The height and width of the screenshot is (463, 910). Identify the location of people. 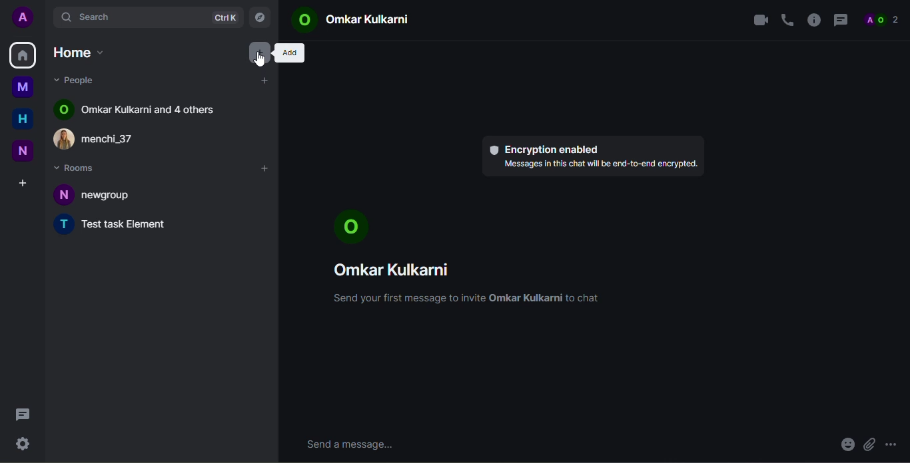
(882, 19).